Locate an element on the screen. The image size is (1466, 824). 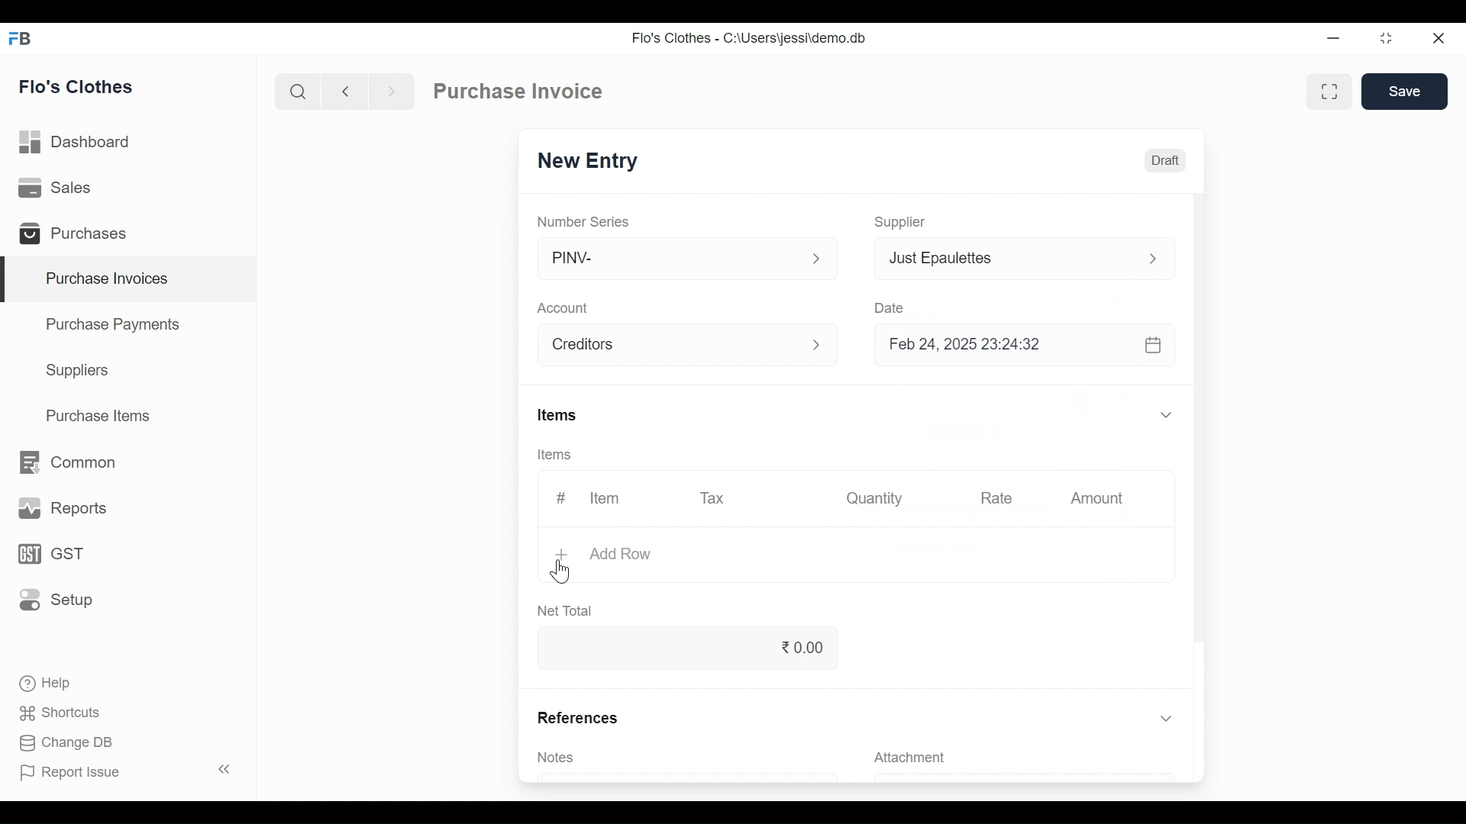
Setup is located at coordinates (52, 600).